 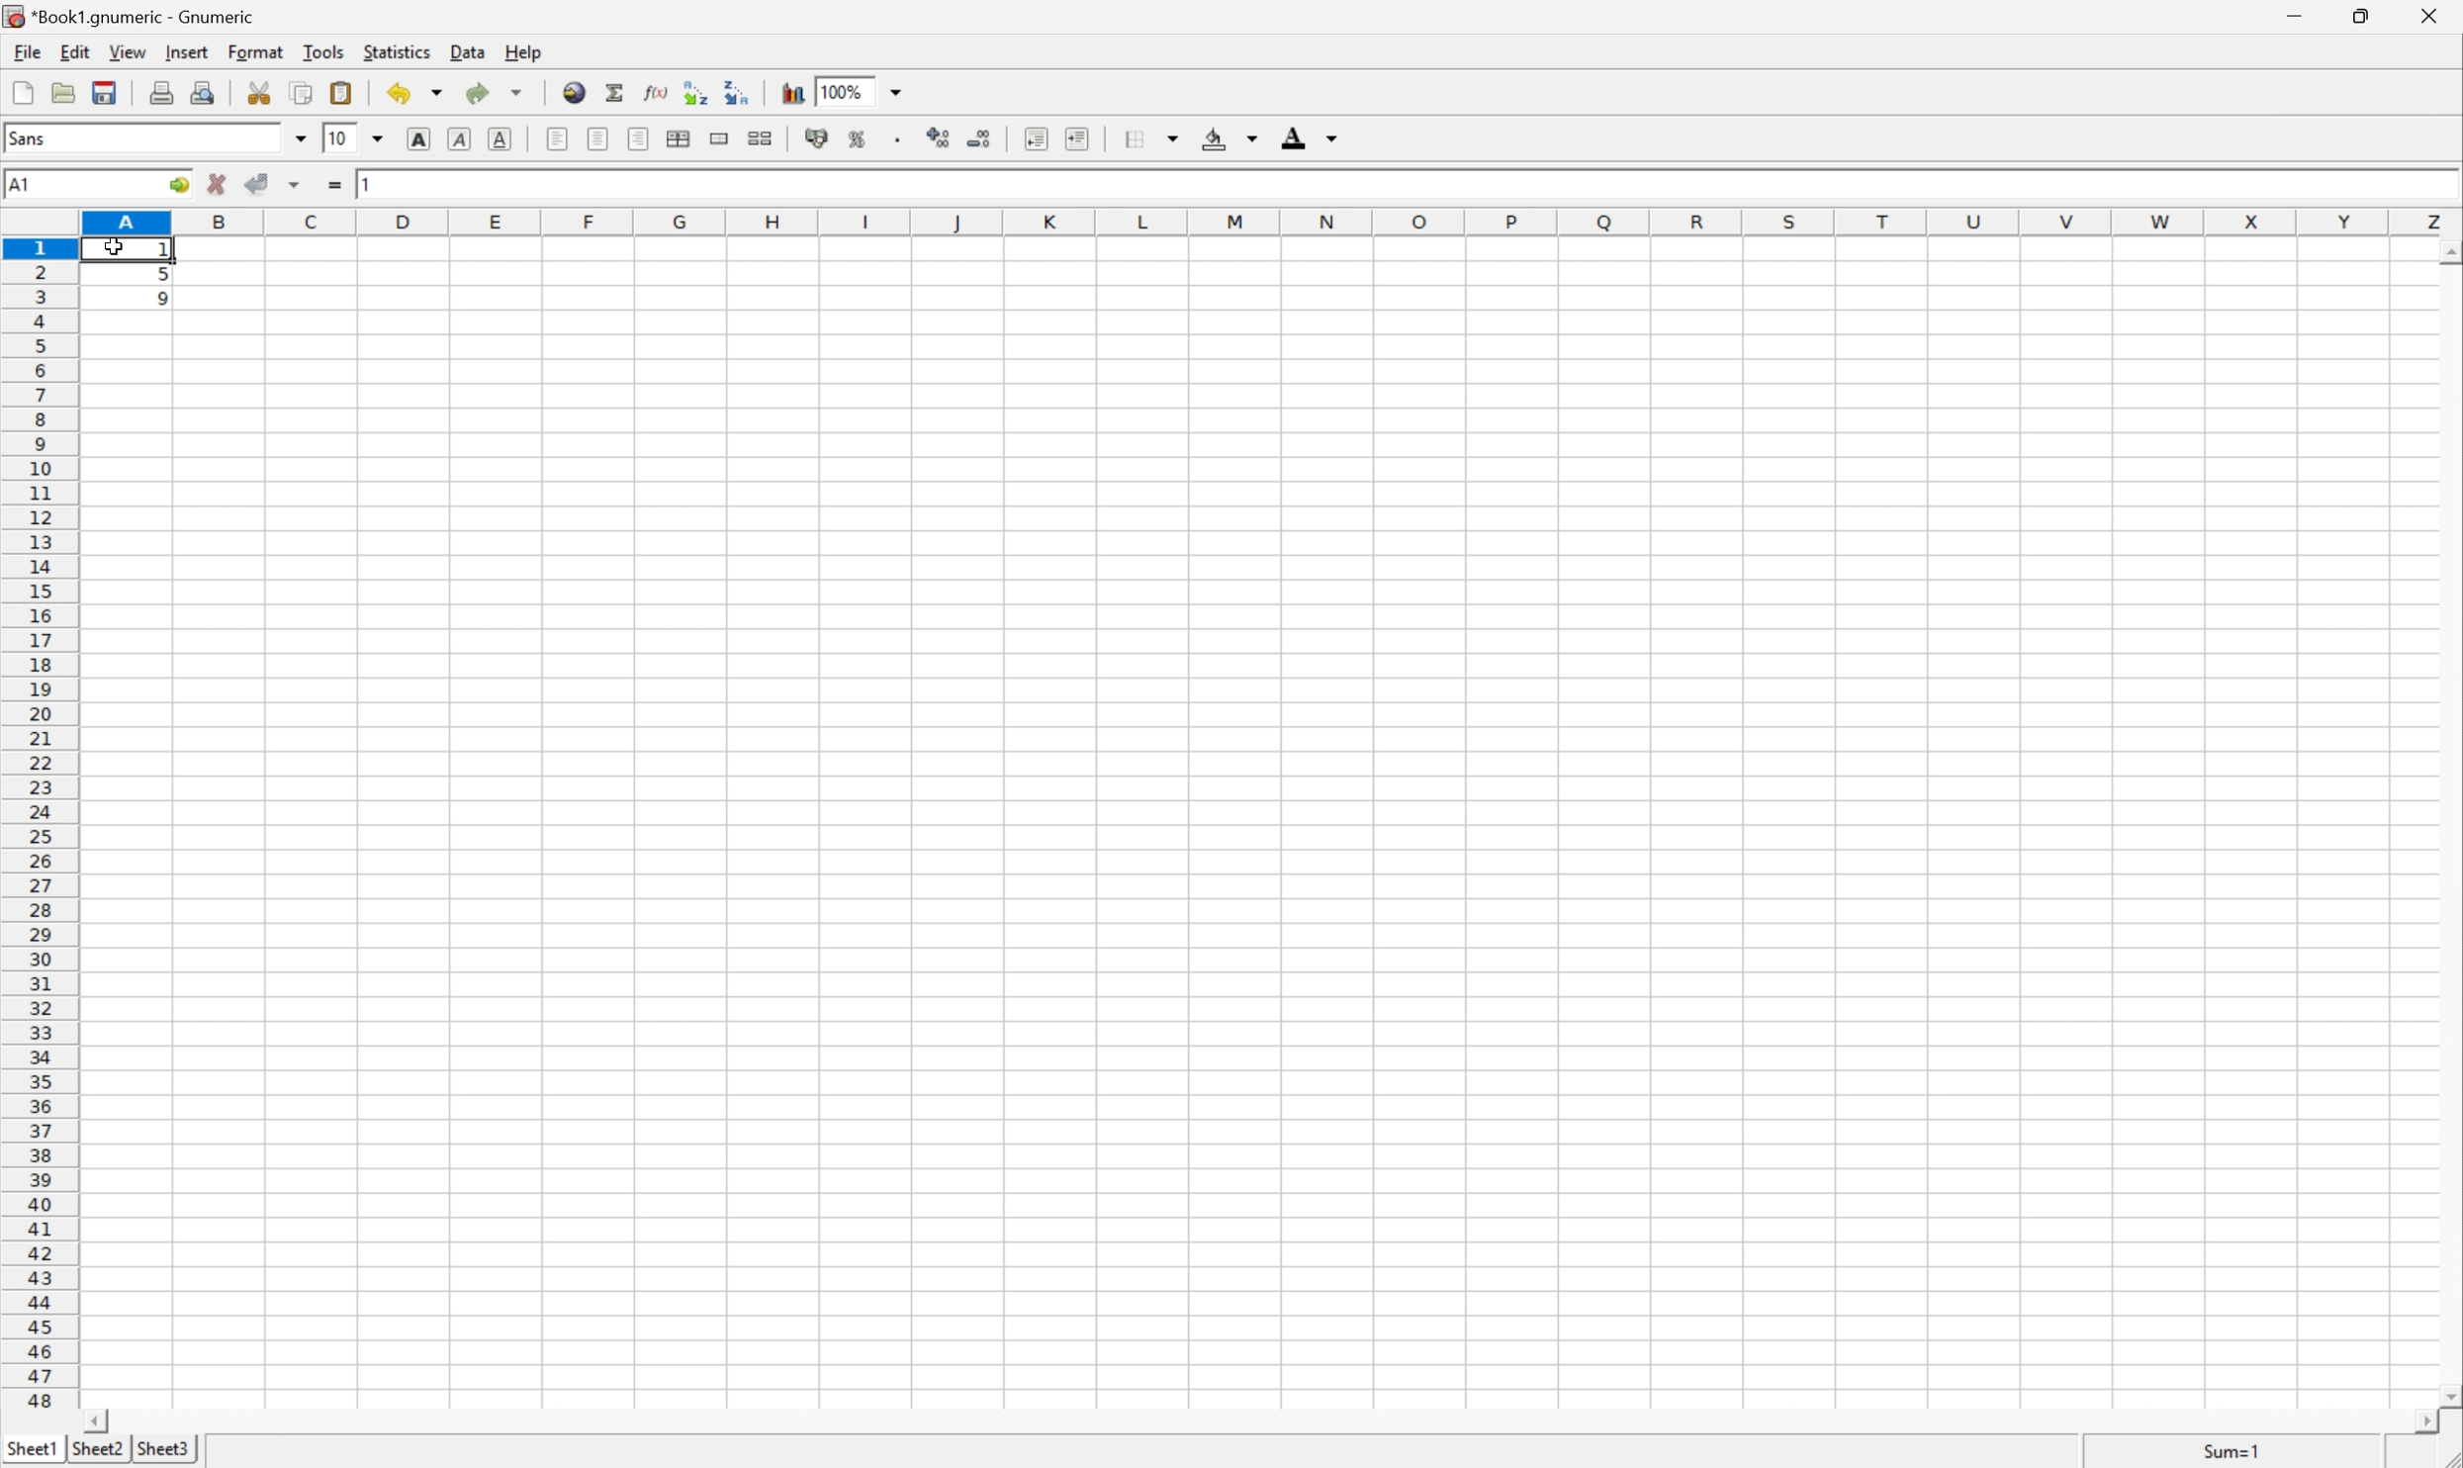 I want to click on statistics, so click(x=395, y=50).